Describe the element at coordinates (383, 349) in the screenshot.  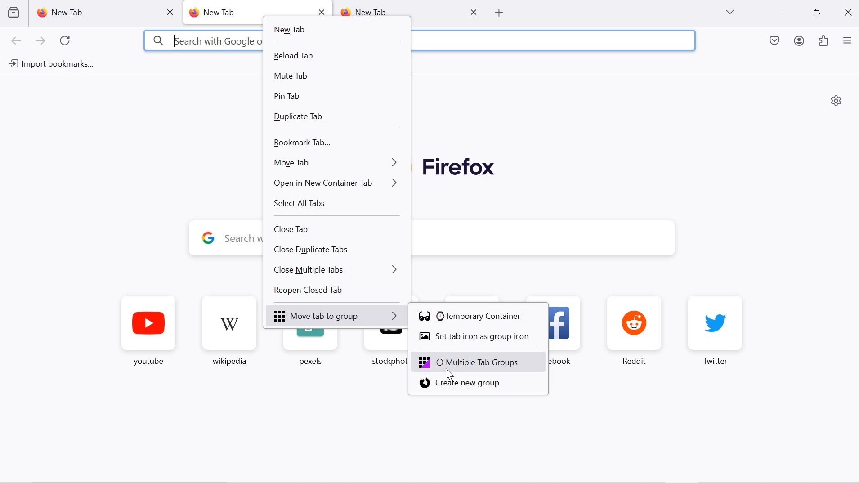
I see `istockphoto favorite` at that location.